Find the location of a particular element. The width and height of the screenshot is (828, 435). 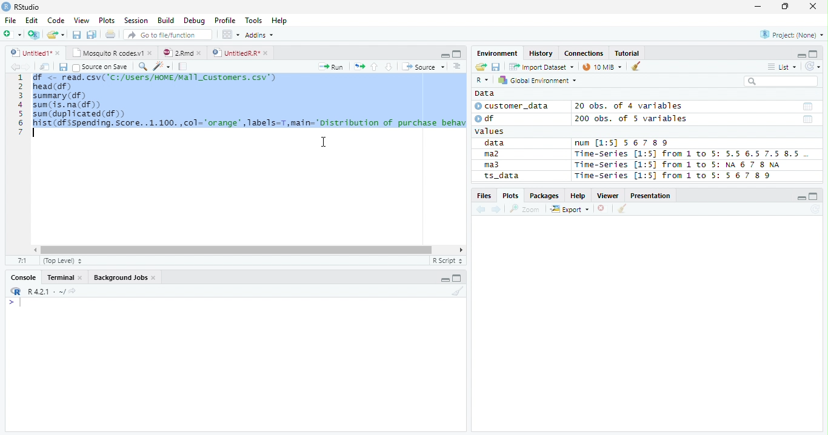

Plots is located at coordinates (510, 195).